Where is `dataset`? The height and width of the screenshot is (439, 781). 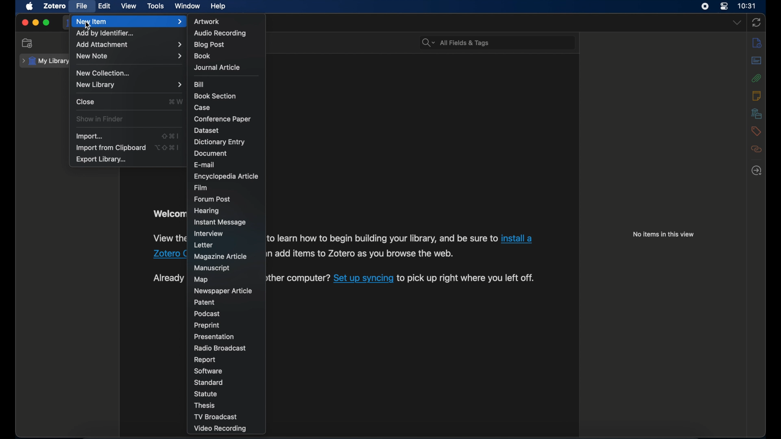 dataset is located at coordinates (207, 130).